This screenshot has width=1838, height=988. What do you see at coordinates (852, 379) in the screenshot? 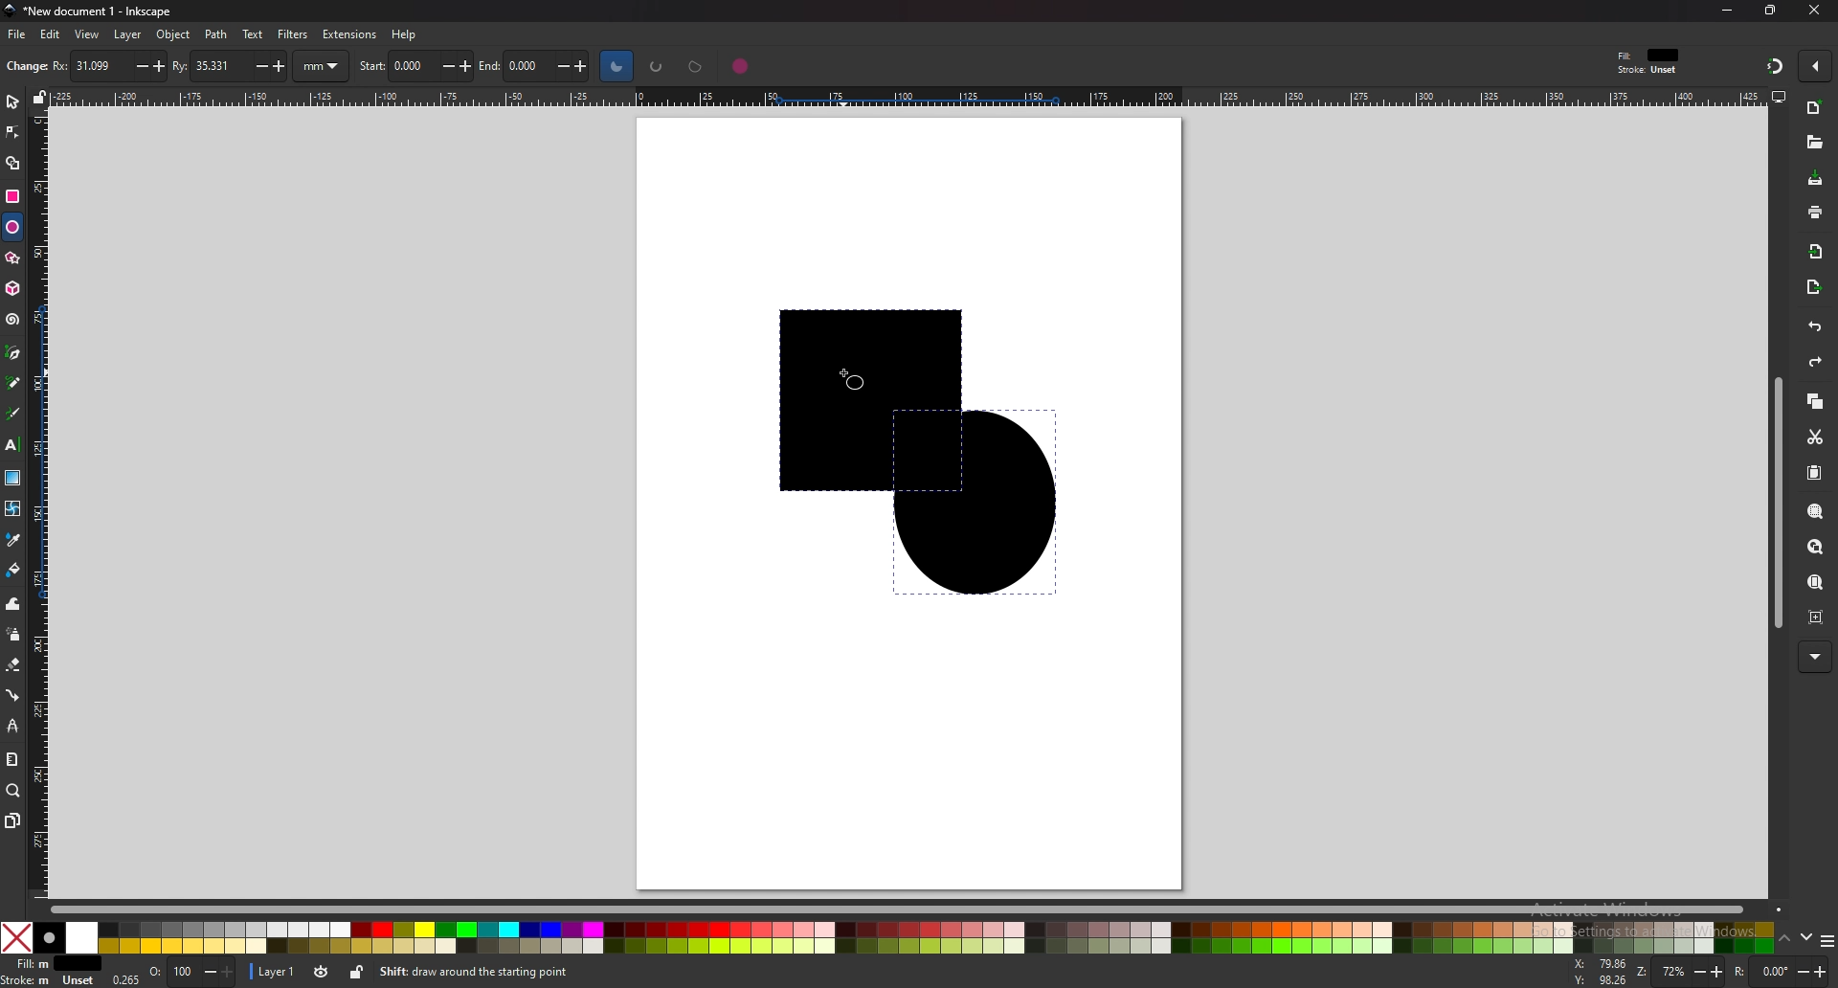
I see `cursor` at bounding box center [852, 379].